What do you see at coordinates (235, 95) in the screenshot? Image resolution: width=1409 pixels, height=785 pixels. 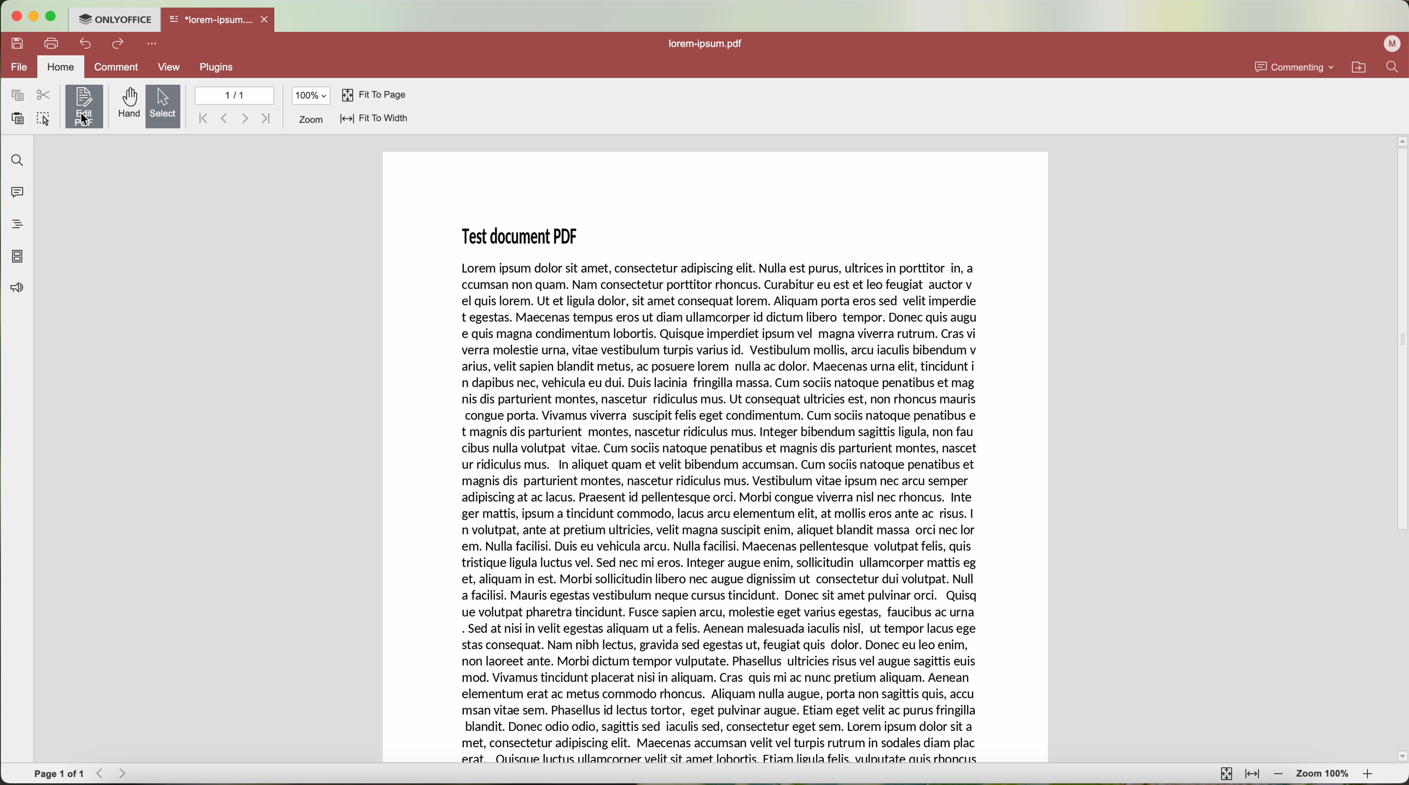 I see `1/1` at bounding box center [235, 95].